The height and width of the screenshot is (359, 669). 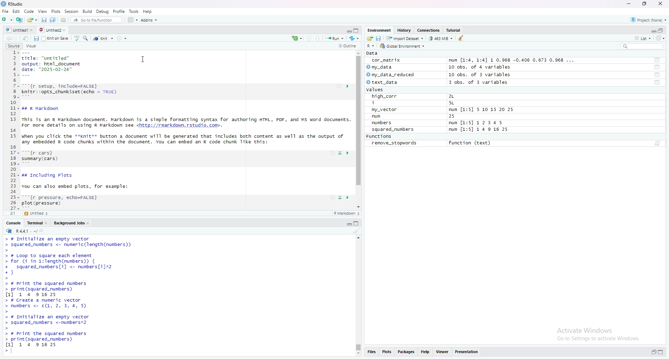 I want to click on Profile, so click(x=119, y=11).